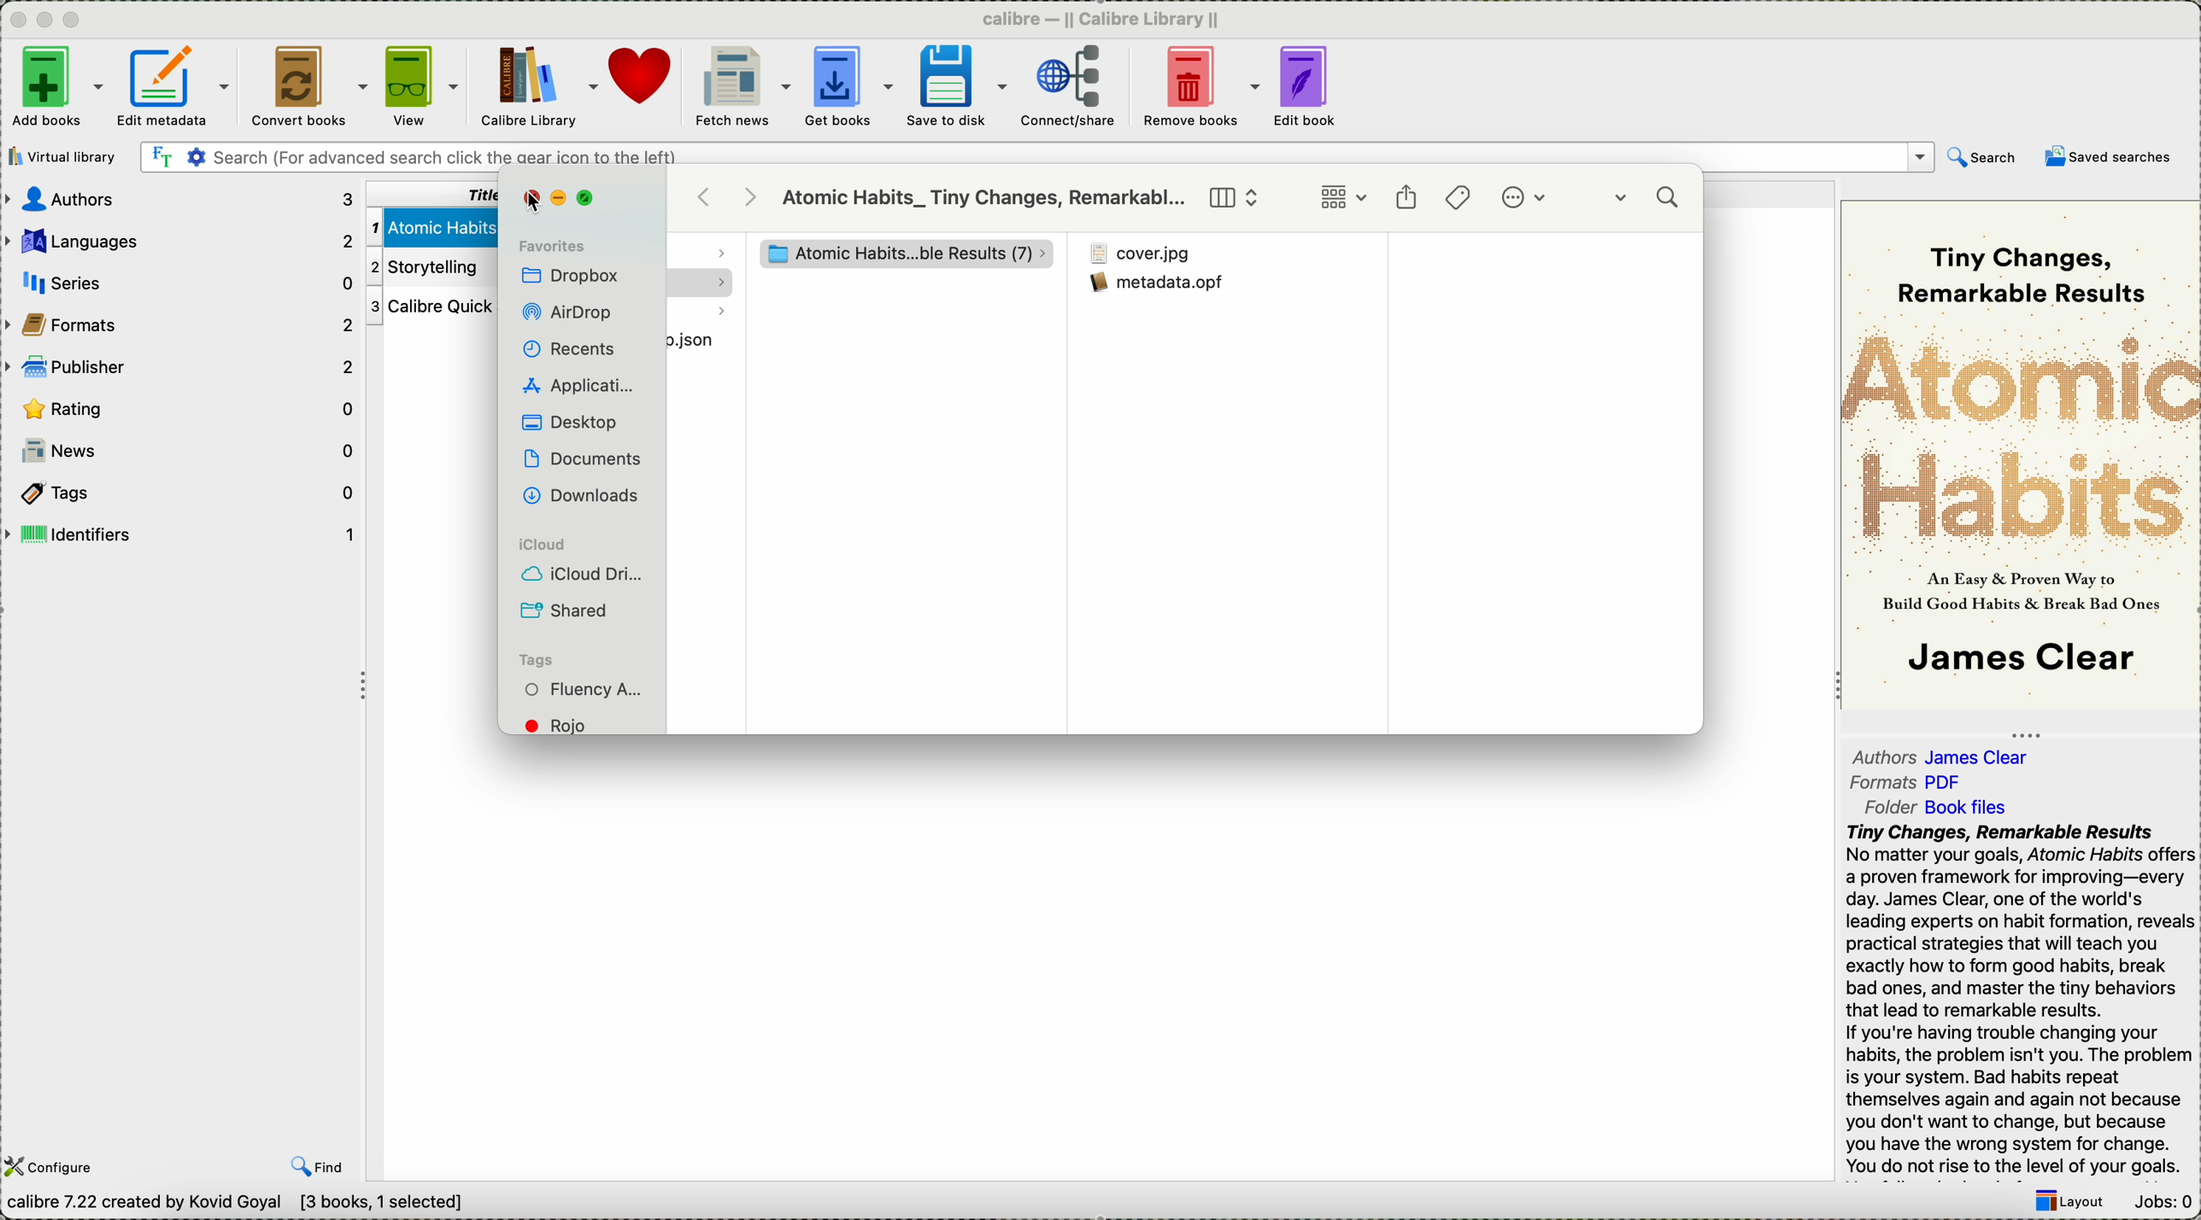 The image size is (2201, 1220). I want to click on Downloads, so click(578, 493).